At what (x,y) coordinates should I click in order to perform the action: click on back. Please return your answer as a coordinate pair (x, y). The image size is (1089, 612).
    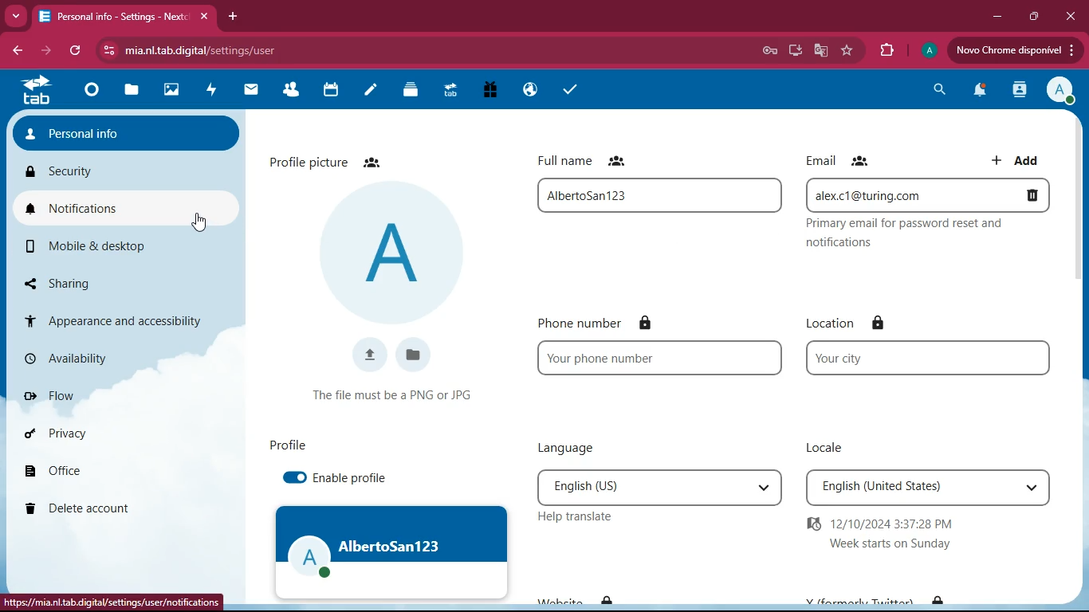
    Looking at the image, I should click on (18, 53).